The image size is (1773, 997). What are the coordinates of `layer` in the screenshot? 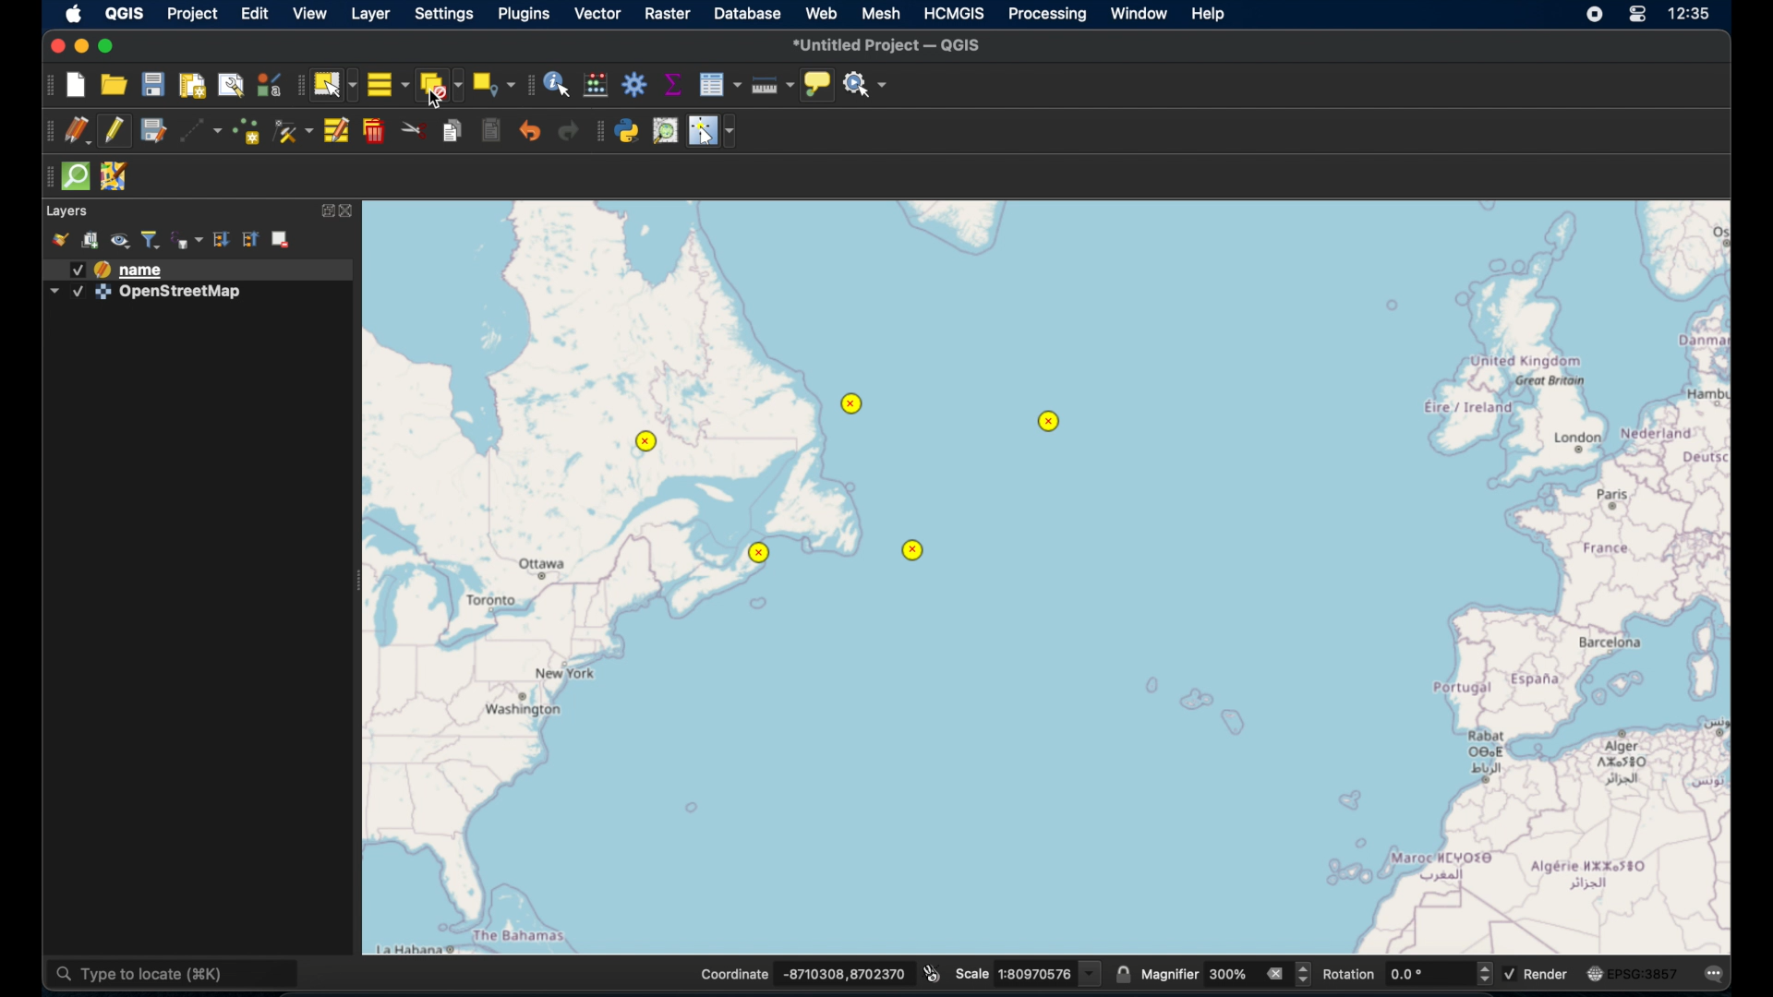 It's located at (371, 16).